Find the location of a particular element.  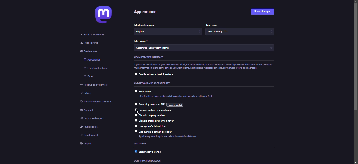

development is located at coordinates (92, 136).